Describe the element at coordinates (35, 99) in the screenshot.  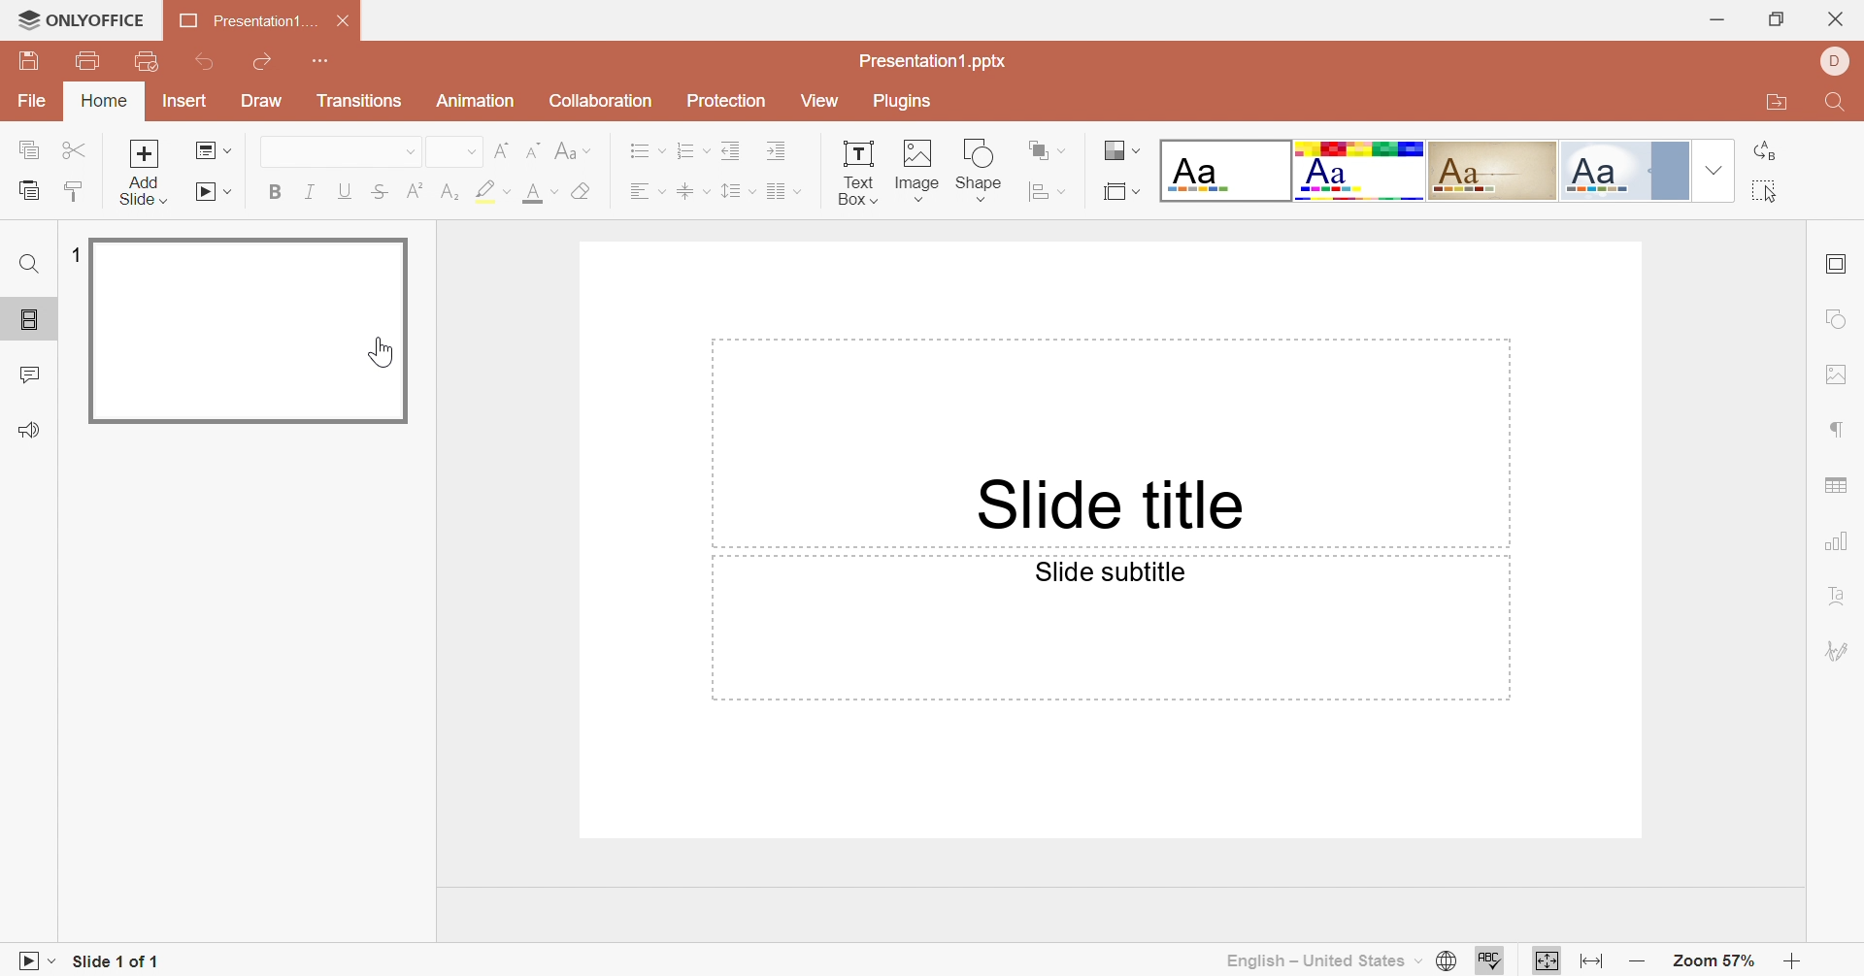
I see `File` at that location.